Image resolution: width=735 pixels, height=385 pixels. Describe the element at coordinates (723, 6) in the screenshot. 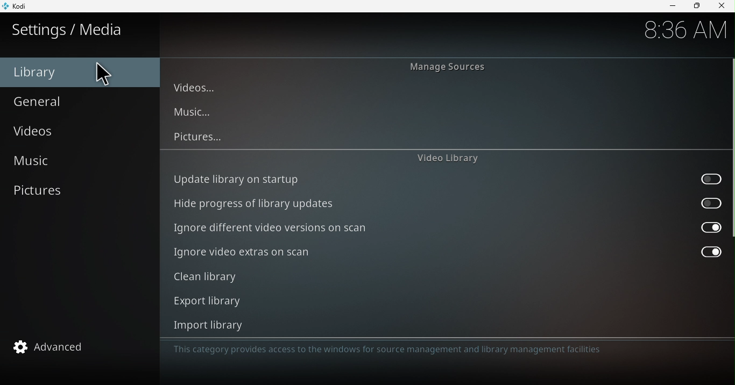

I see `close` at that location.